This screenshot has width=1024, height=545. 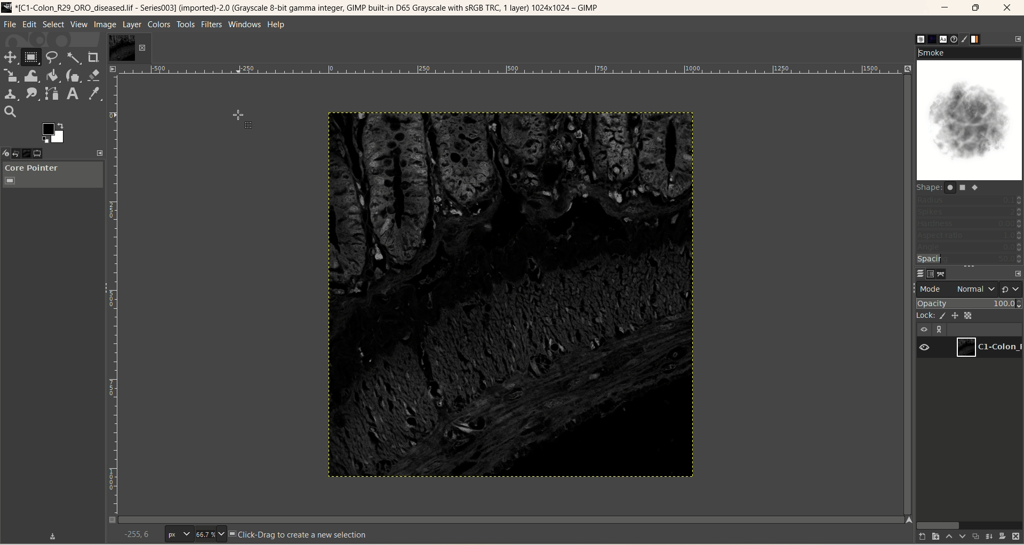 I want to click on tool option, so click(x=38, y=153).